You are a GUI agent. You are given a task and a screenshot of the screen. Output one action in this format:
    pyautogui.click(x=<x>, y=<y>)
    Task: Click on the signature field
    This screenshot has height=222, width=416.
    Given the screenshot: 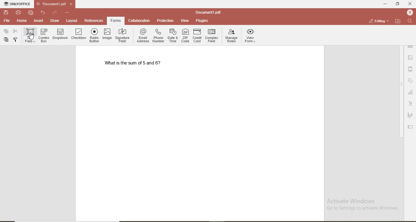 What is the action you would take?
    pyautogui.click(x=123, y=35)
    